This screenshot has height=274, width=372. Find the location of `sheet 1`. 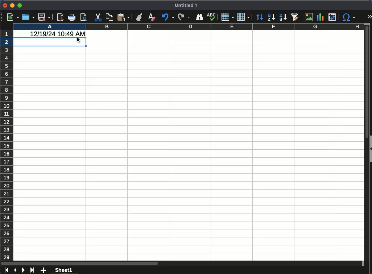

sheet 1 is located at coordinates (63, 270).